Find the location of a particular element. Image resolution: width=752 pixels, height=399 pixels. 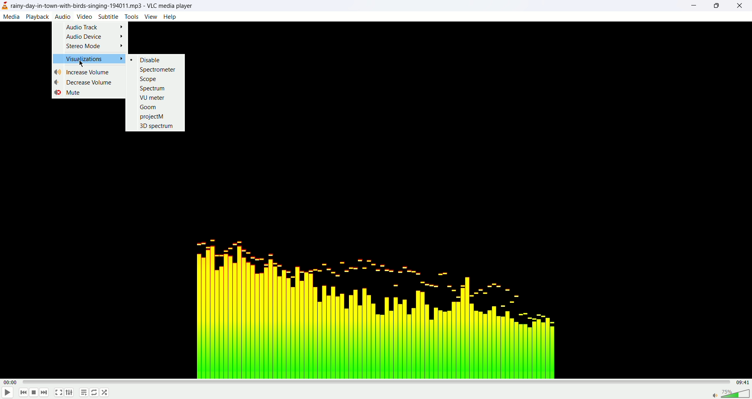

Cursor is located at coordinates (83, 63).